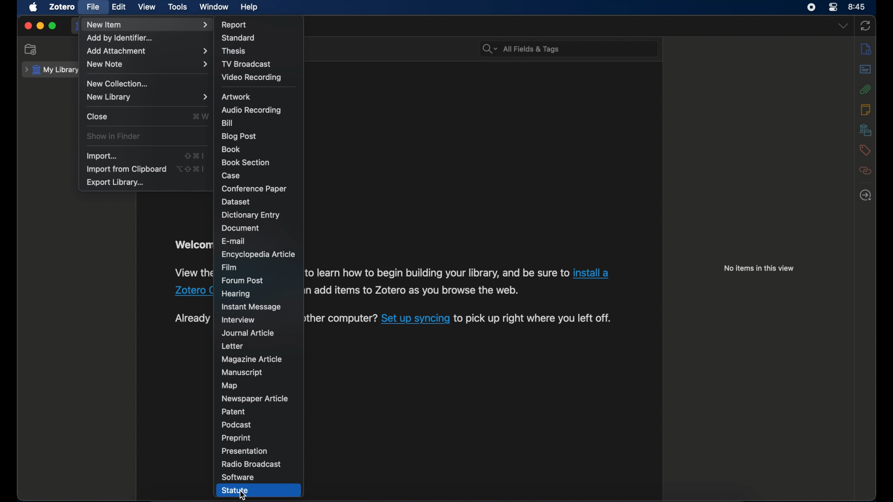 The image size is (893, 502). What do you see at coordinates (240, 319) in the screenshot?
I see `interview` at bounding box center [240, 319].